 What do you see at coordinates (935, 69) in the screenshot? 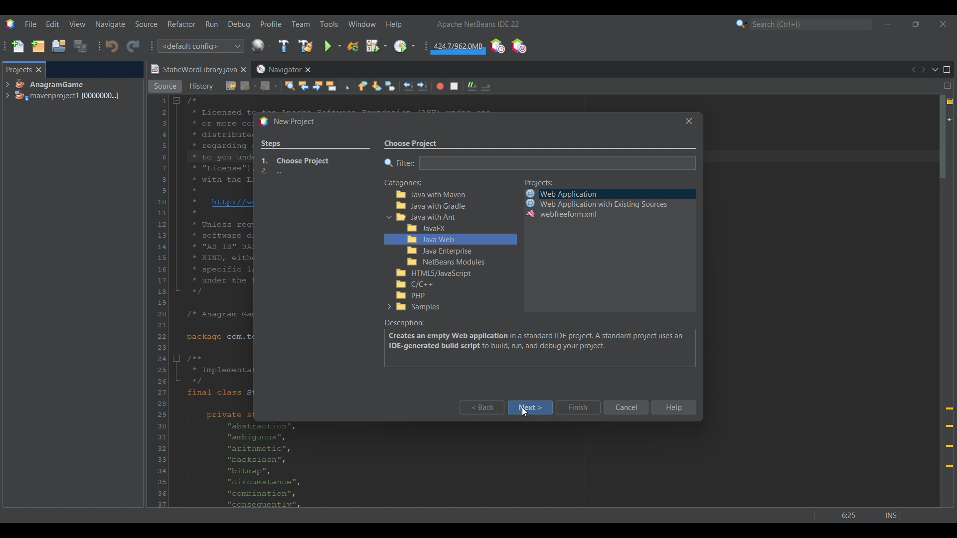
I see `Show documents list` at bounding box center [935, 69].